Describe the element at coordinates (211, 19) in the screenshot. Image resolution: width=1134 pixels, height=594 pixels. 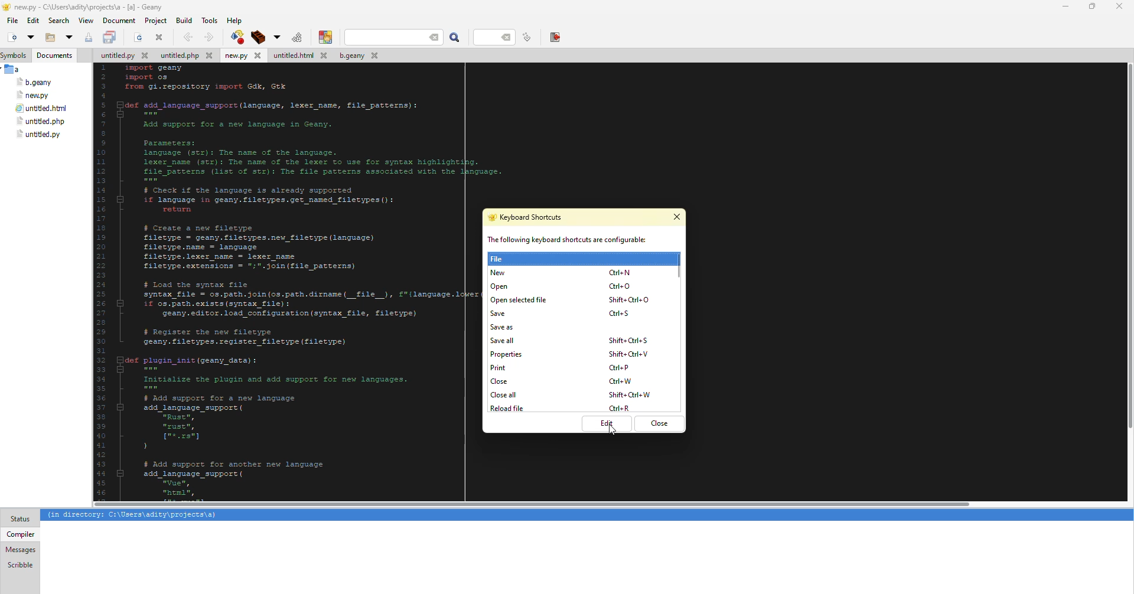
I see `tools` at that location.